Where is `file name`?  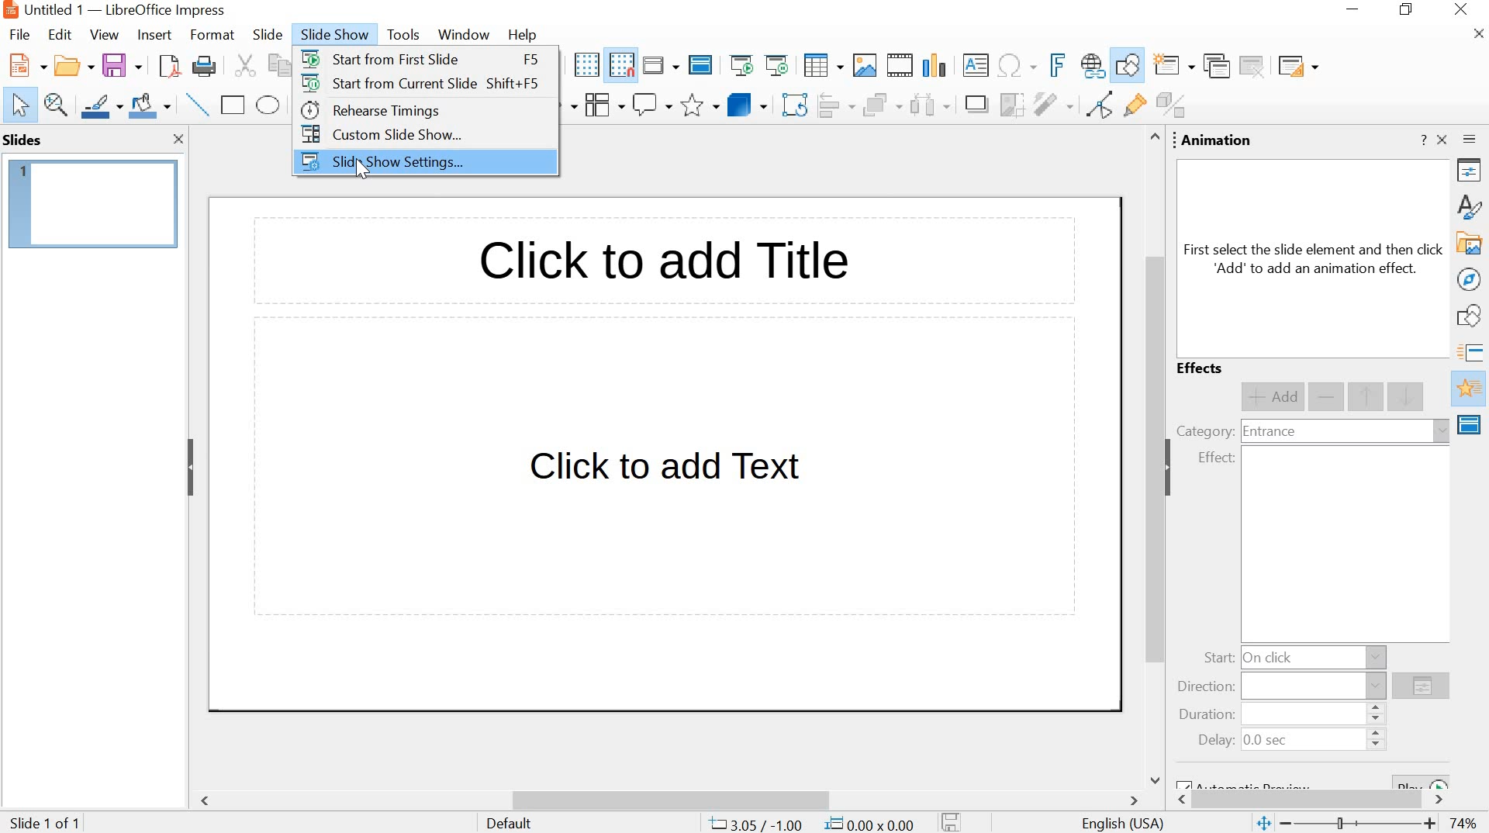
file name is located at coordinates (54, 9).